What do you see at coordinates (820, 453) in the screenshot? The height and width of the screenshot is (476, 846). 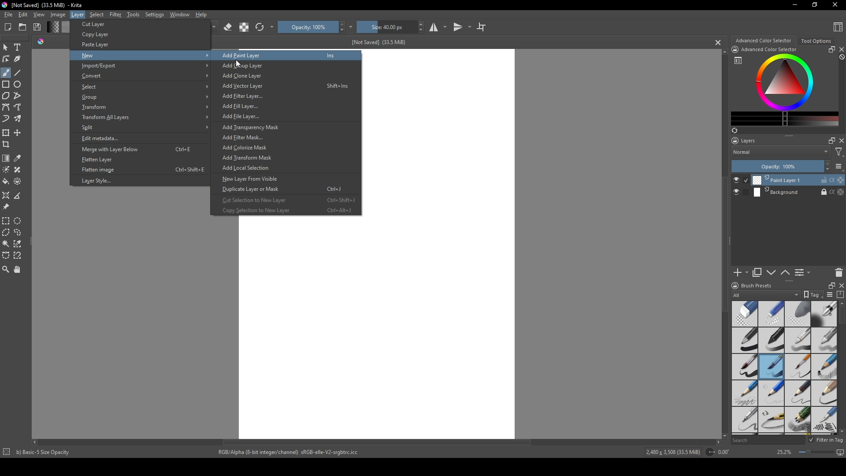 I see `screen size` at bounding box center [820, 453].